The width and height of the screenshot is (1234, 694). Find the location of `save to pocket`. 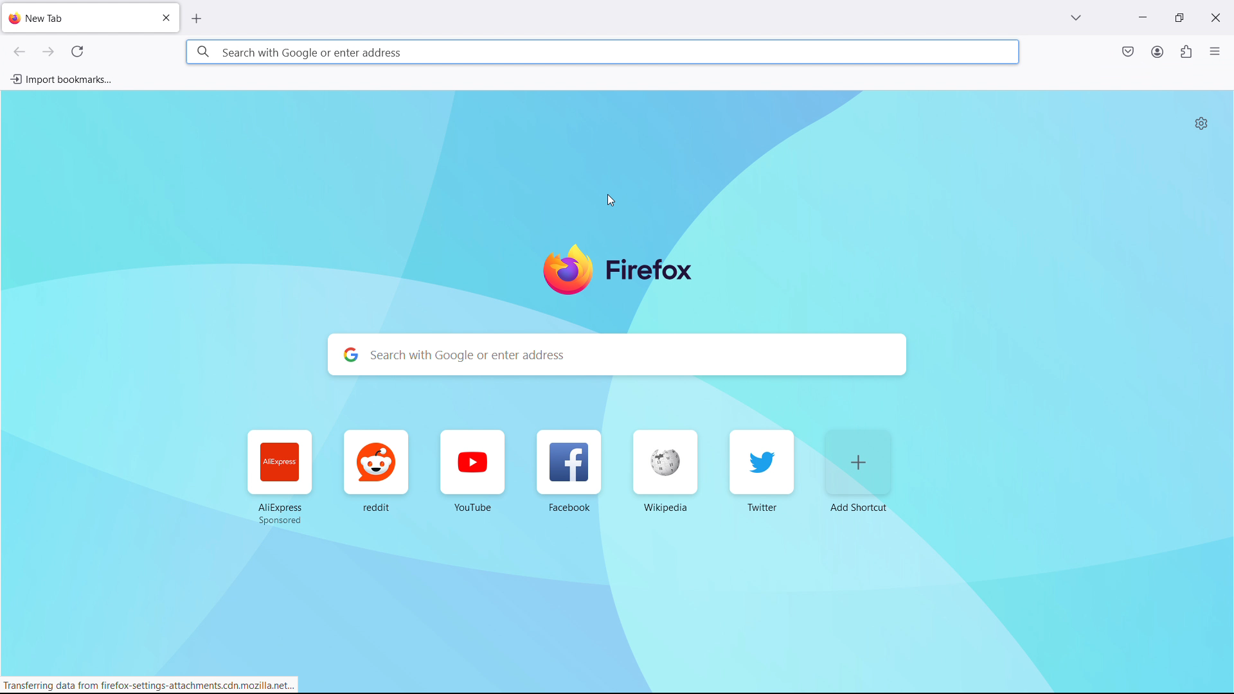

save to pocket is located at coordinates (1128, 51).